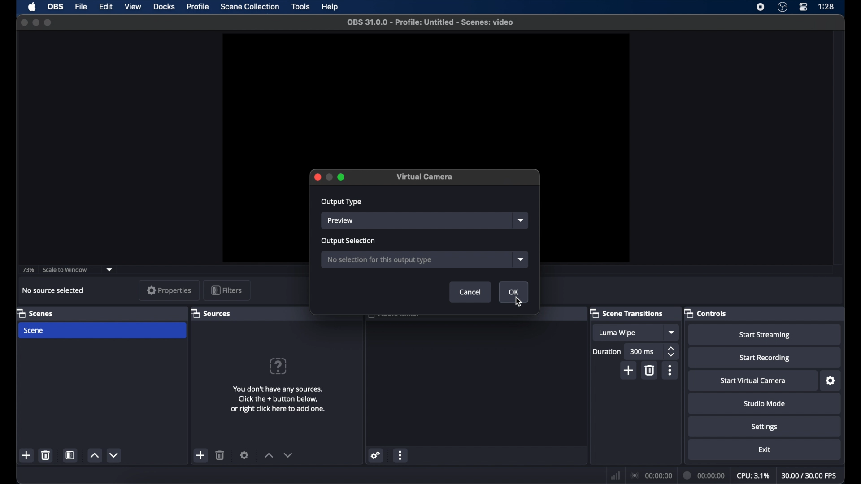 This screenshot has width=861, height=484. Describe the element at coordinates (244, 455) in the screenshot. I see `settings` at that location.